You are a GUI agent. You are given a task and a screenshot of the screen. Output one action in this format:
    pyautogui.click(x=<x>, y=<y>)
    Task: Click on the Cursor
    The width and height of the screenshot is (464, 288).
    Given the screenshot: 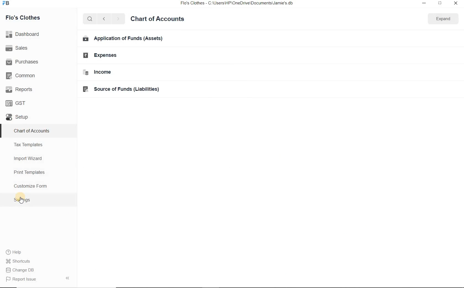 What is the action you would take?
    pyautogui.click(x=20, y=201)
    